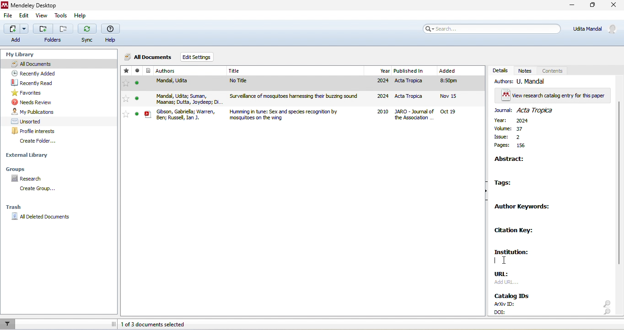  Describe the element at coordinates (382, 96) in the screenshot. I see `2024` at that location.